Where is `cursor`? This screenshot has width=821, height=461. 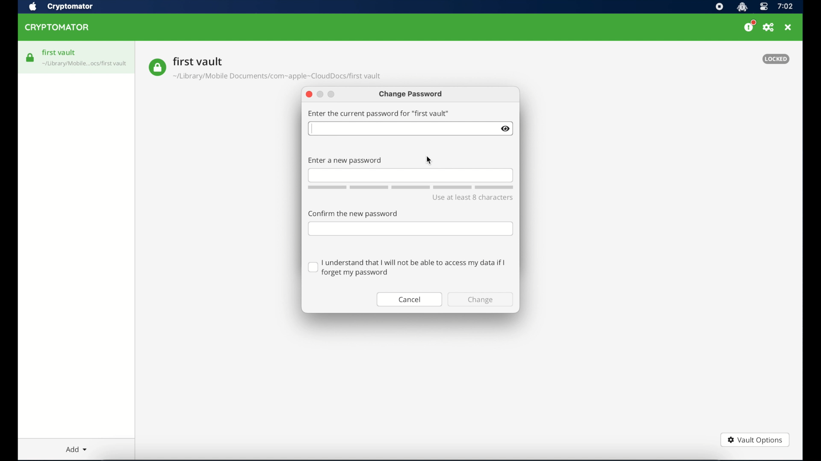
cursor is located at coordinates (429, 159).